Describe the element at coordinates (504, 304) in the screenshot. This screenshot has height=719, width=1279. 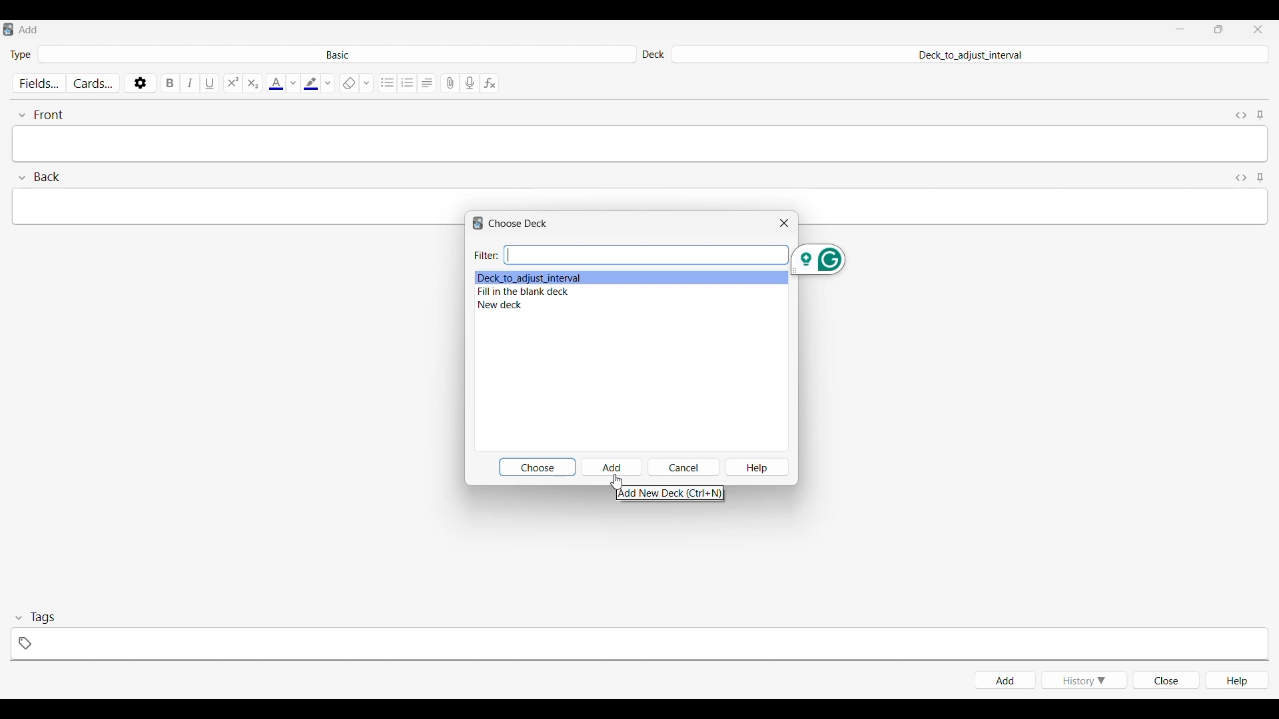
I see `Deck` at that location.